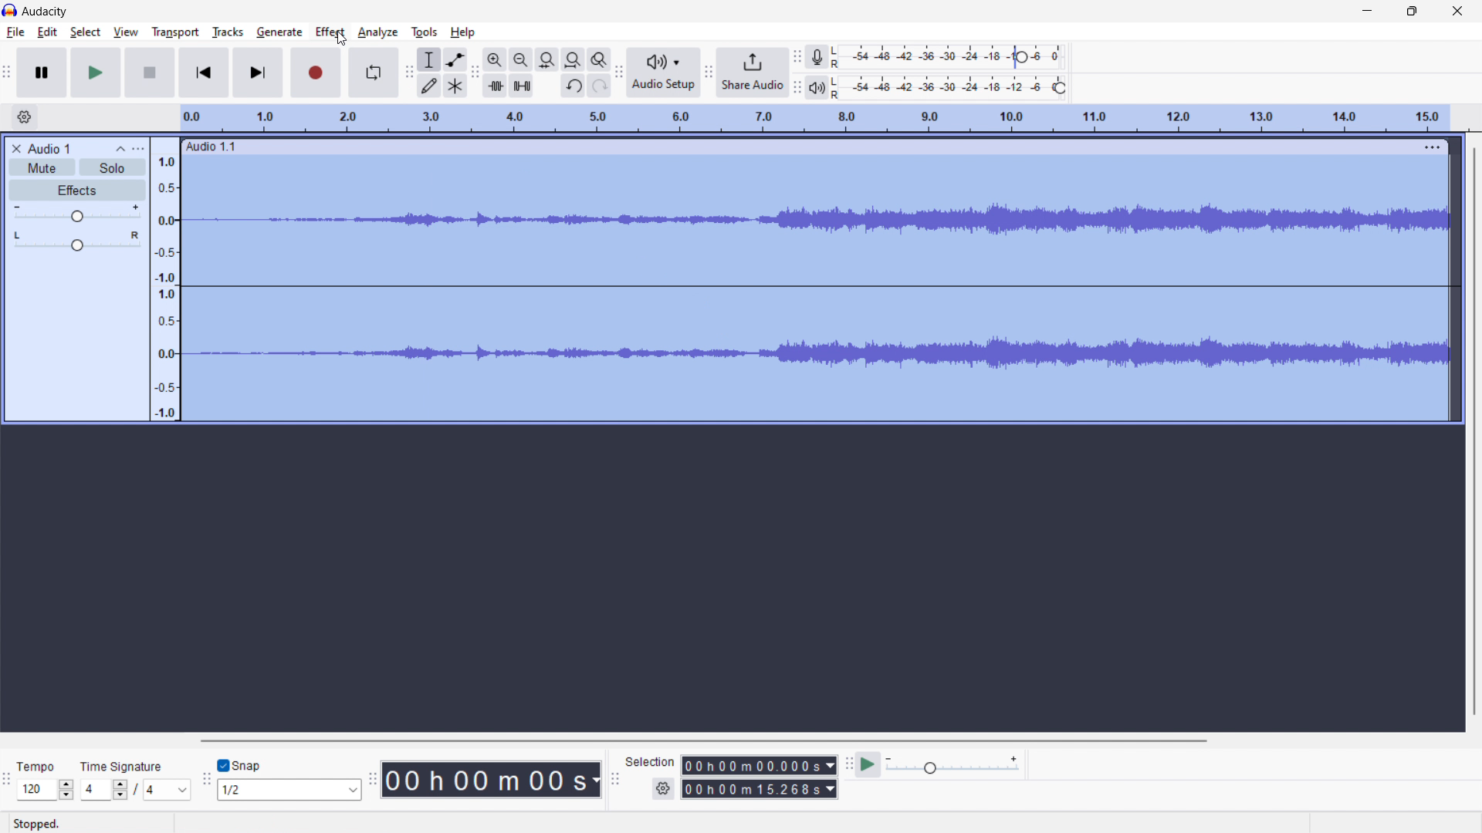  I want to click on tools, so click(425, 32).